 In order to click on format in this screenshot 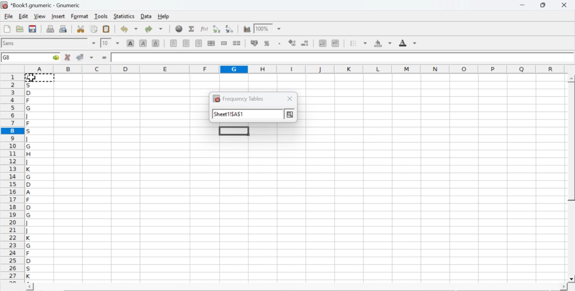, I will do `click(80, 16)`.